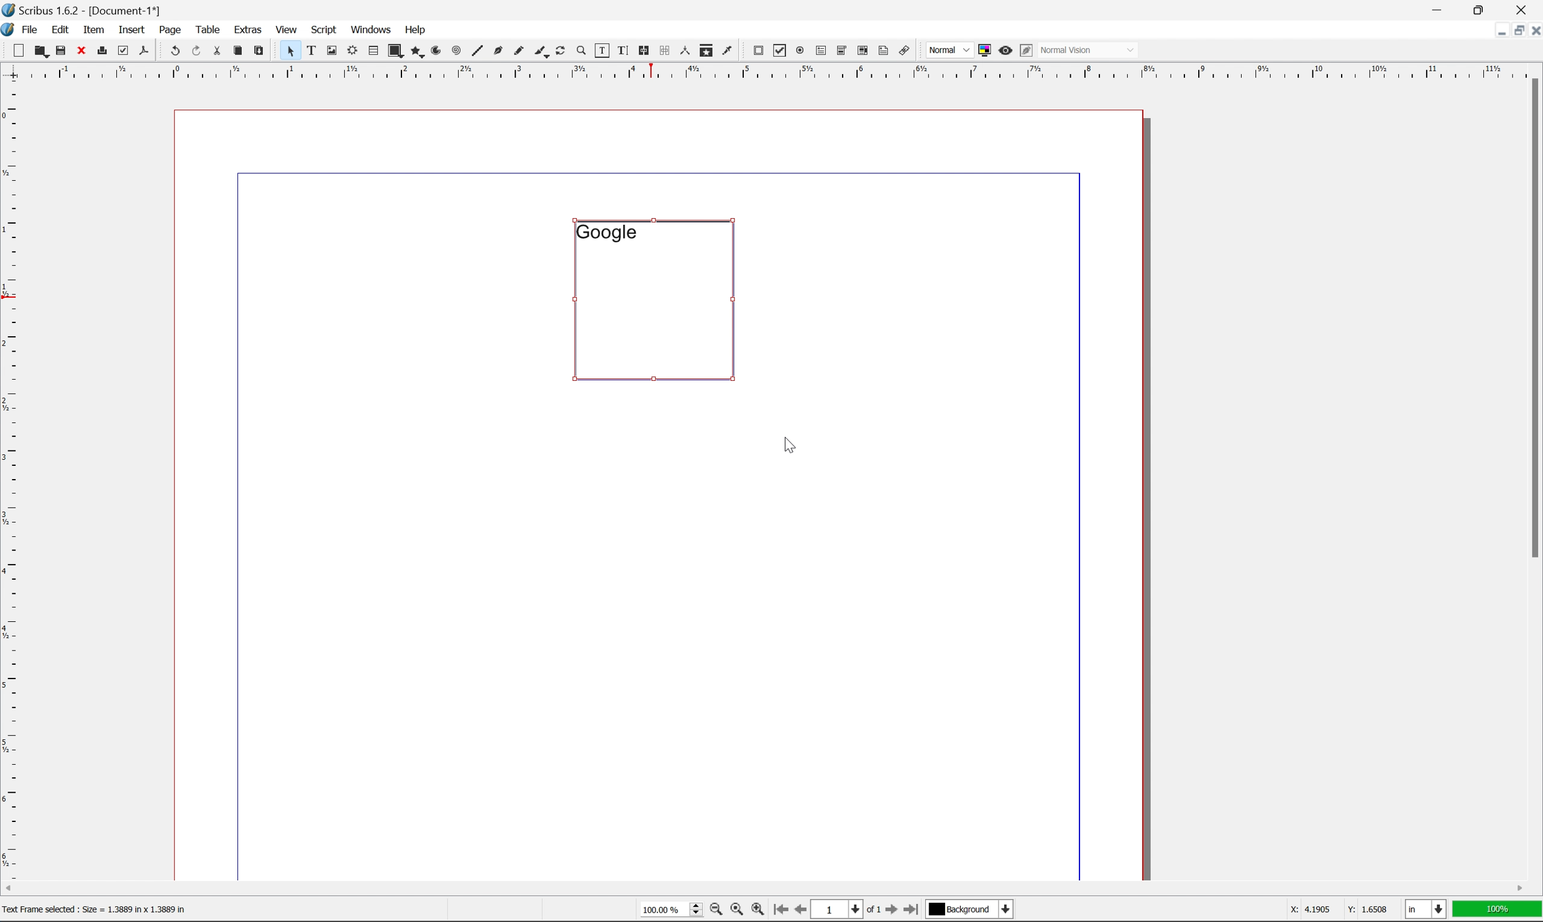  I want to click on minimize, so click(1439, 9).